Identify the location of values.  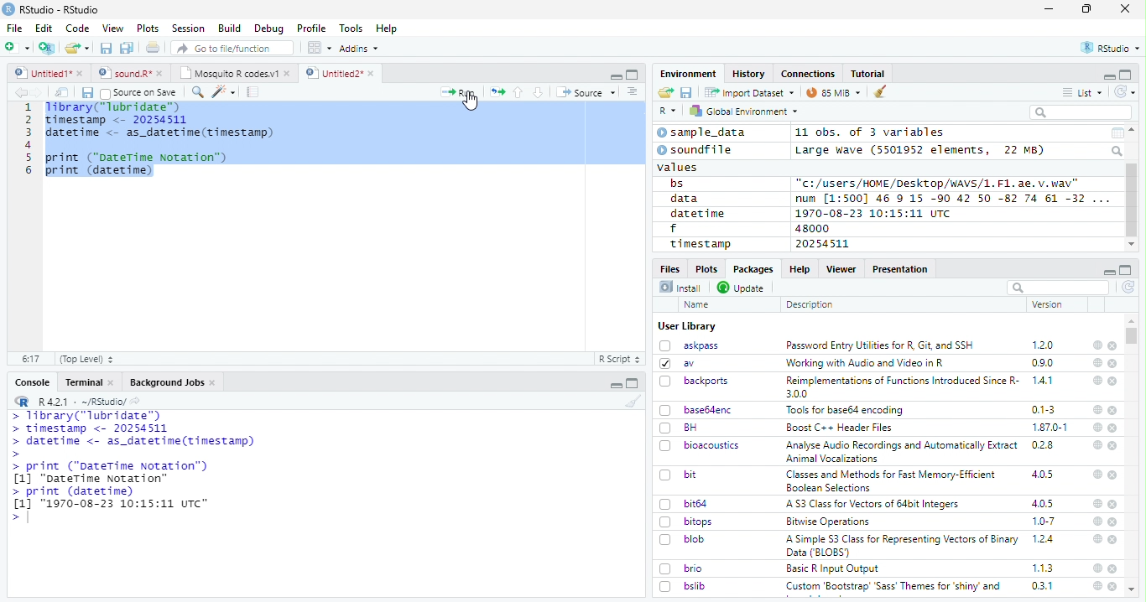
(679, 166).